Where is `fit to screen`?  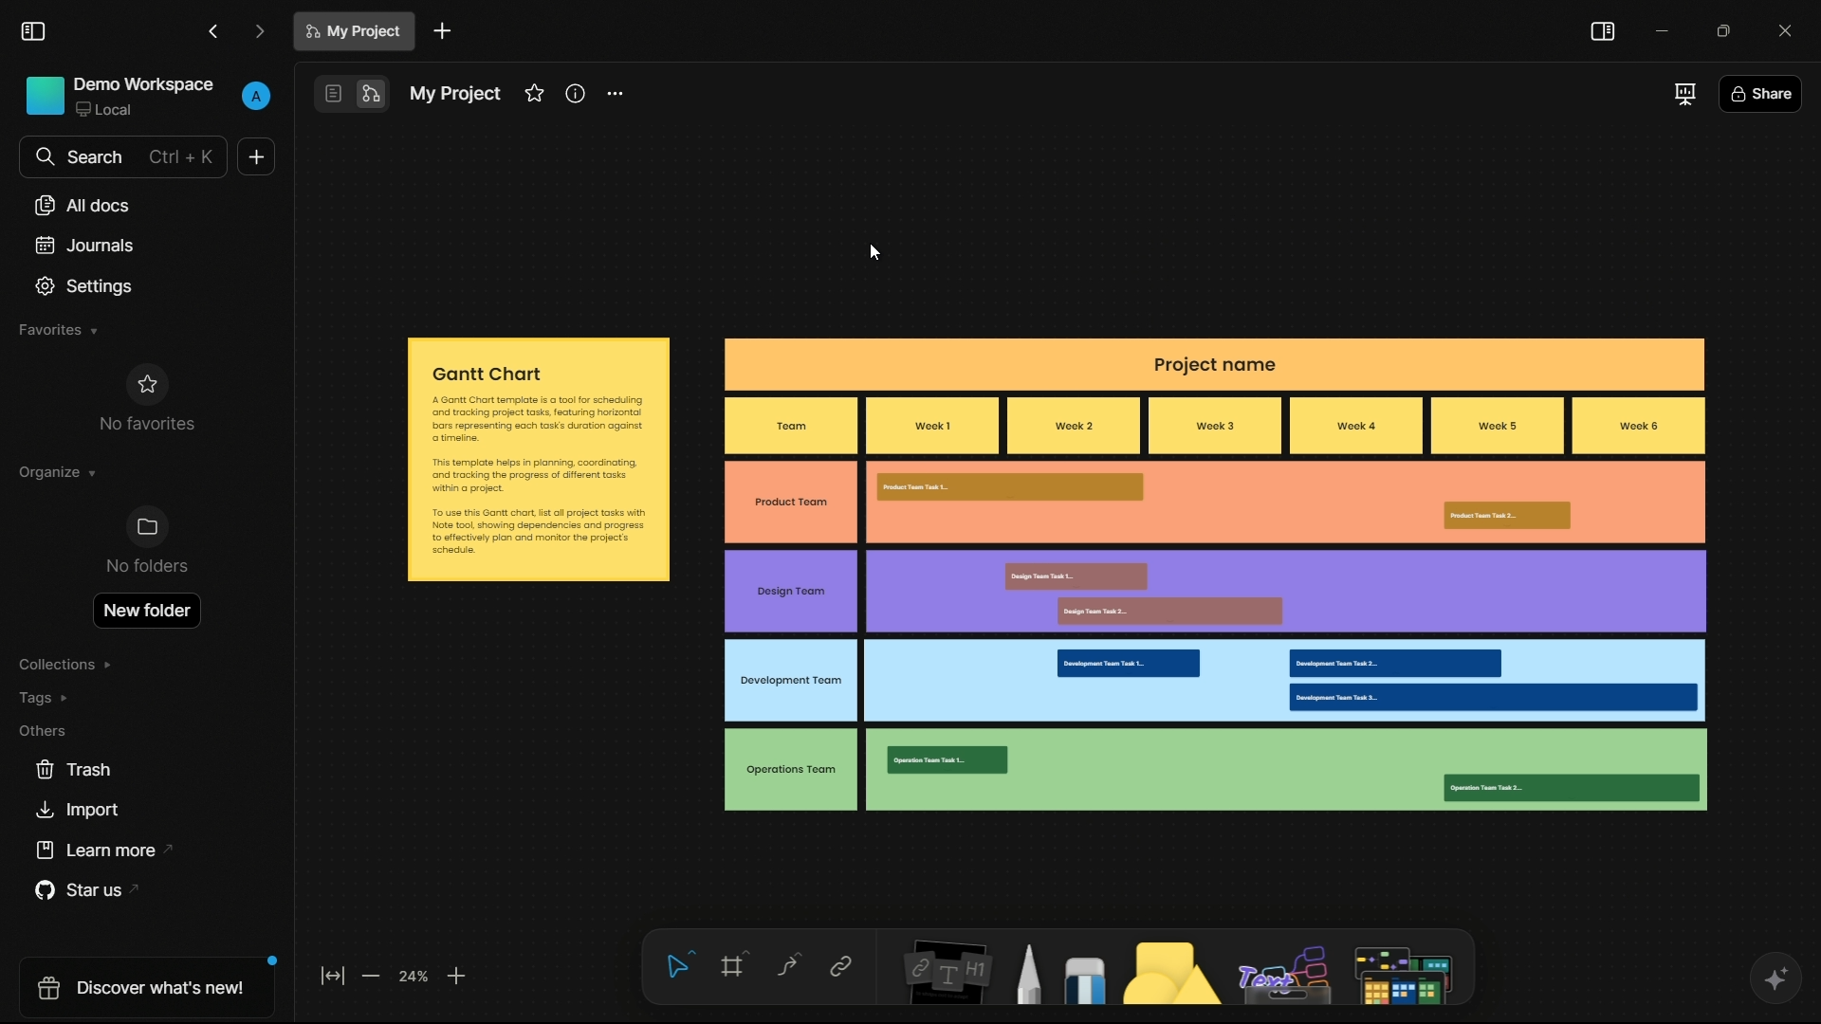 fit to screen is located at coordinates (331, 979).